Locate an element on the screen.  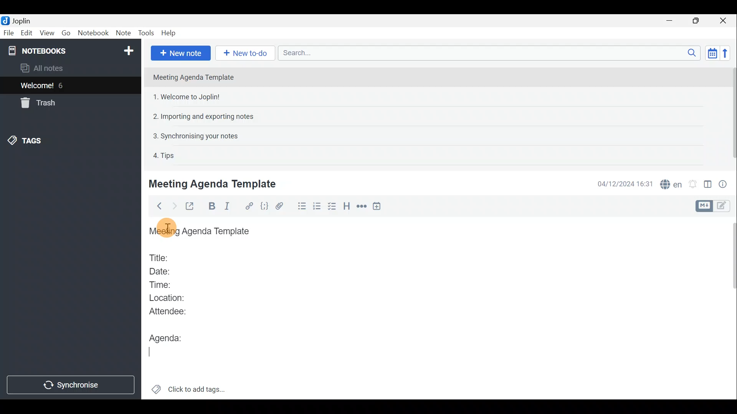
Tools is located at coordinates (145, 32).